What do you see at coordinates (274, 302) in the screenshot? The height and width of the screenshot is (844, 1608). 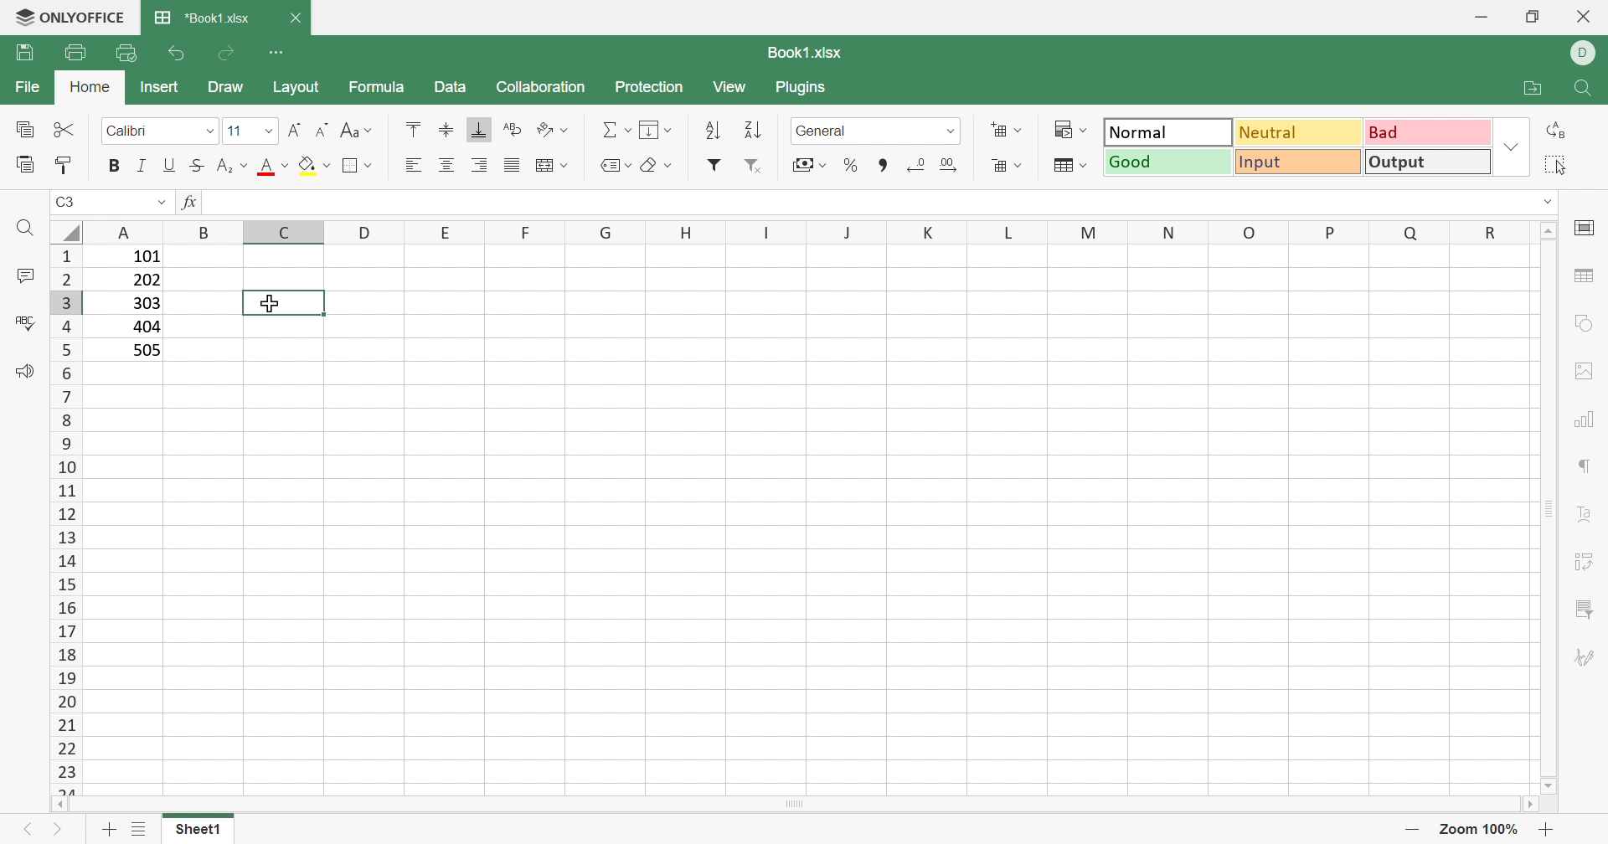 I see `Cursor` at bounding box center [274, 302].